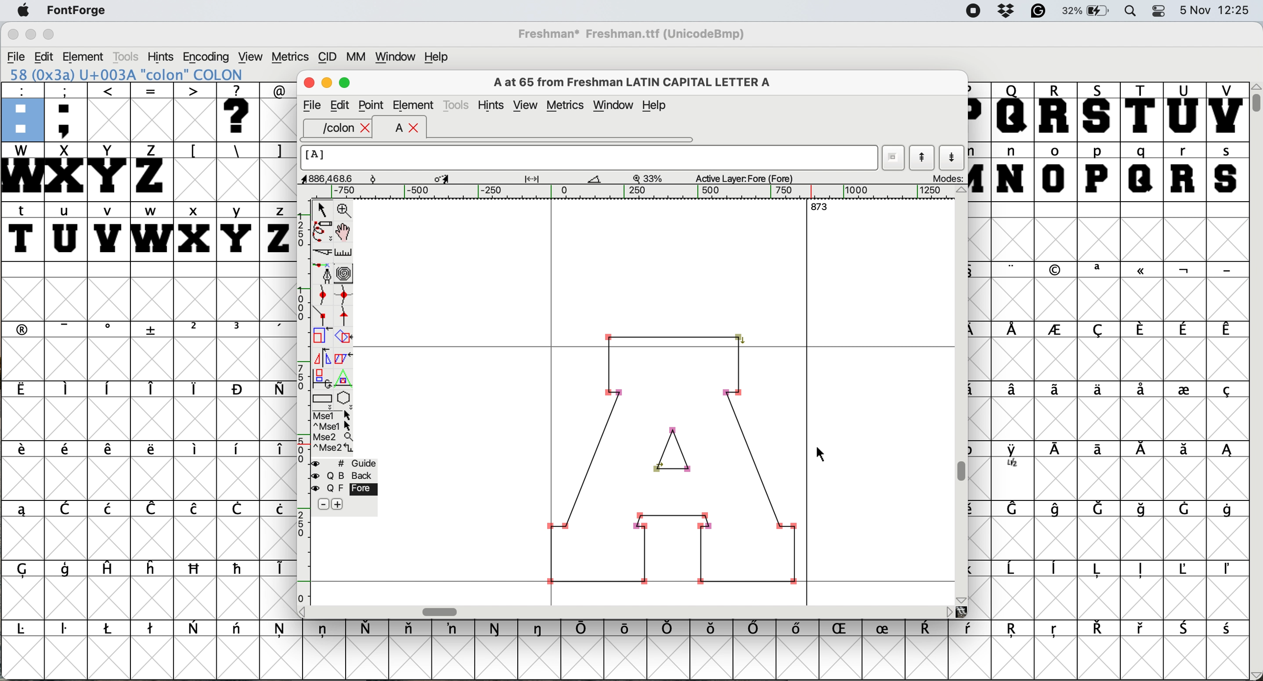 Image resolution: width=1263 pixels, height=681 pixels. What do you see at coordinates (311, 104) in the screenshot?
I see `file` at bounding box center [311, 104].